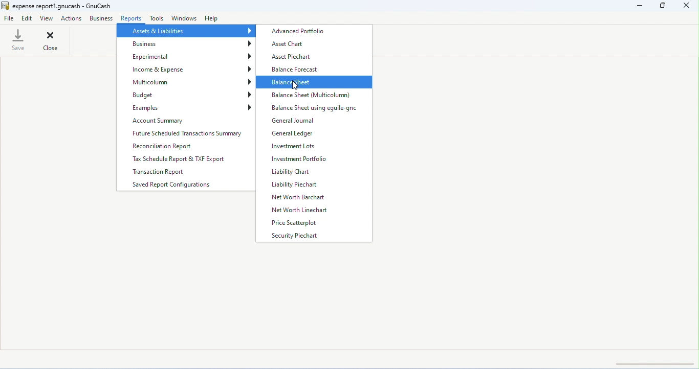  Describe the element at coordinates (686, 6) in the screenshot. I see `close` at that location.